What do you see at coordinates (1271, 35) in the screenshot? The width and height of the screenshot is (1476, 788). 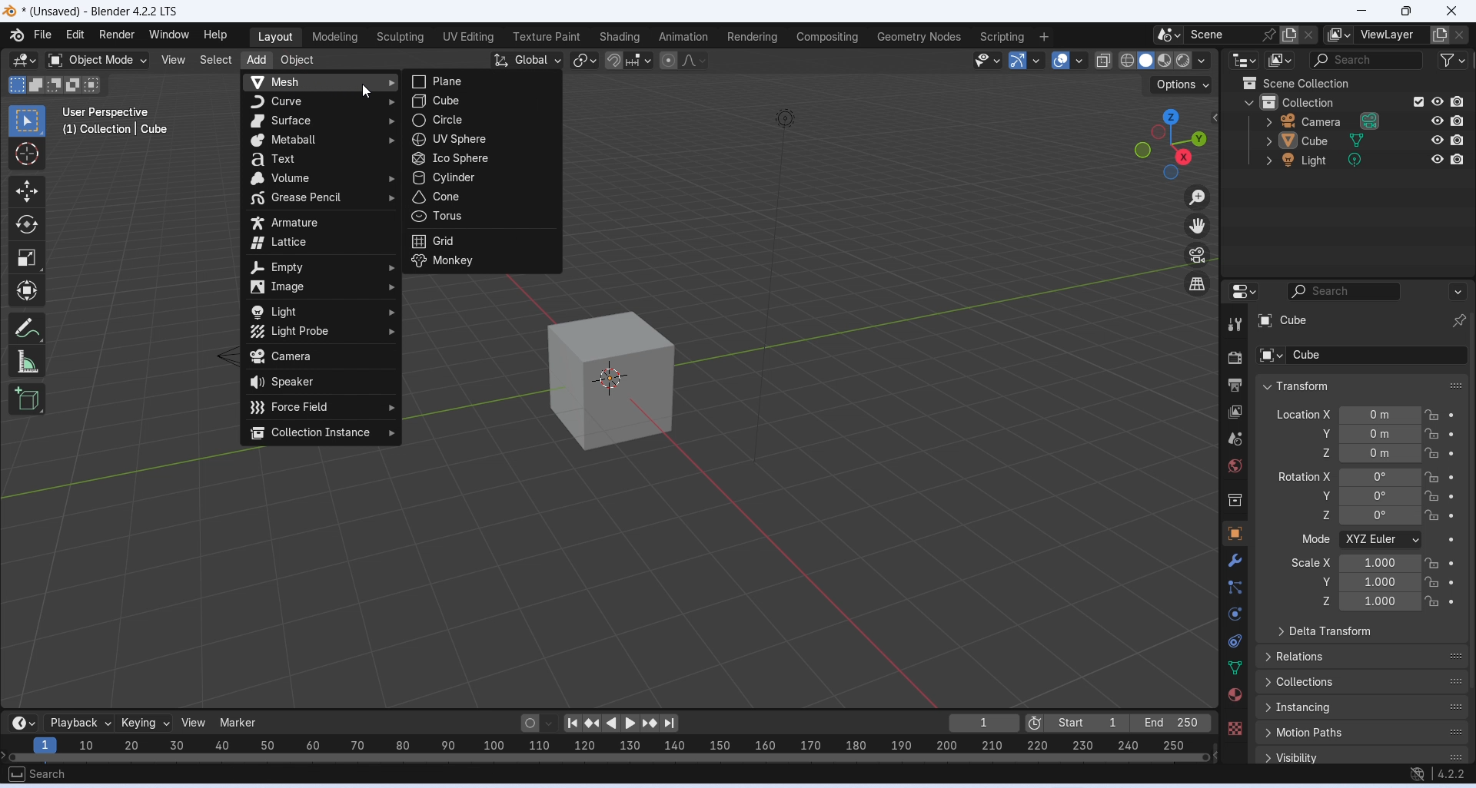 I see `pin scene` at bounding box center [1271, 35].